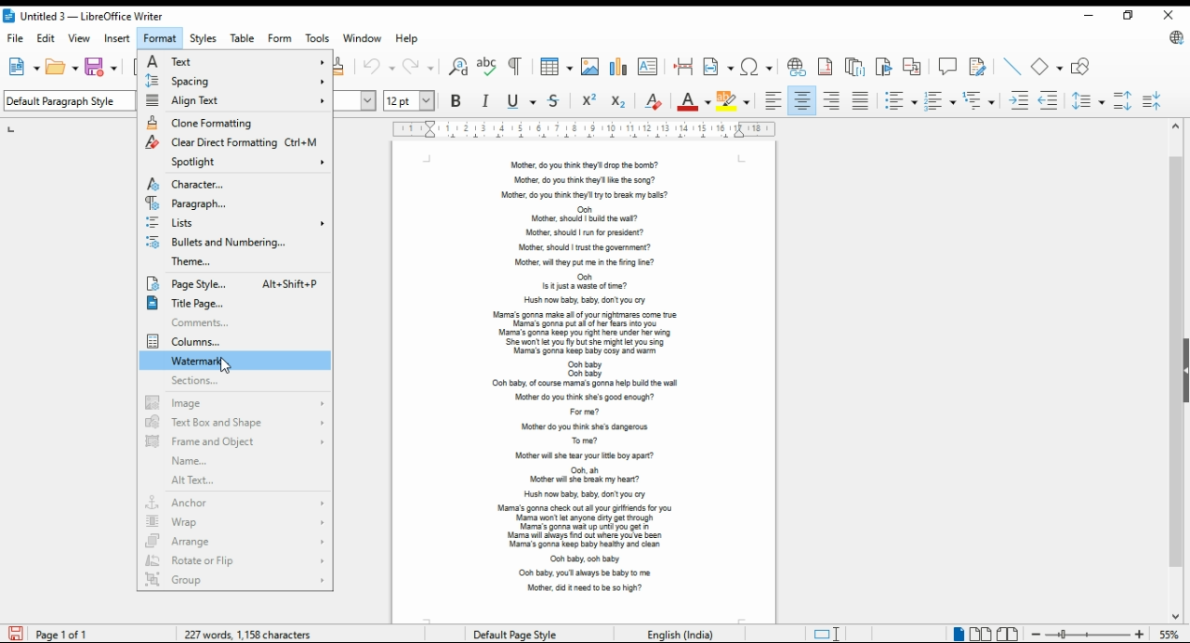 Image resolution: width=1190 pixels, height=643 pixels. Describe the element at coordinates (620, 67) in the screenshot. I see `insert chart` at that location.